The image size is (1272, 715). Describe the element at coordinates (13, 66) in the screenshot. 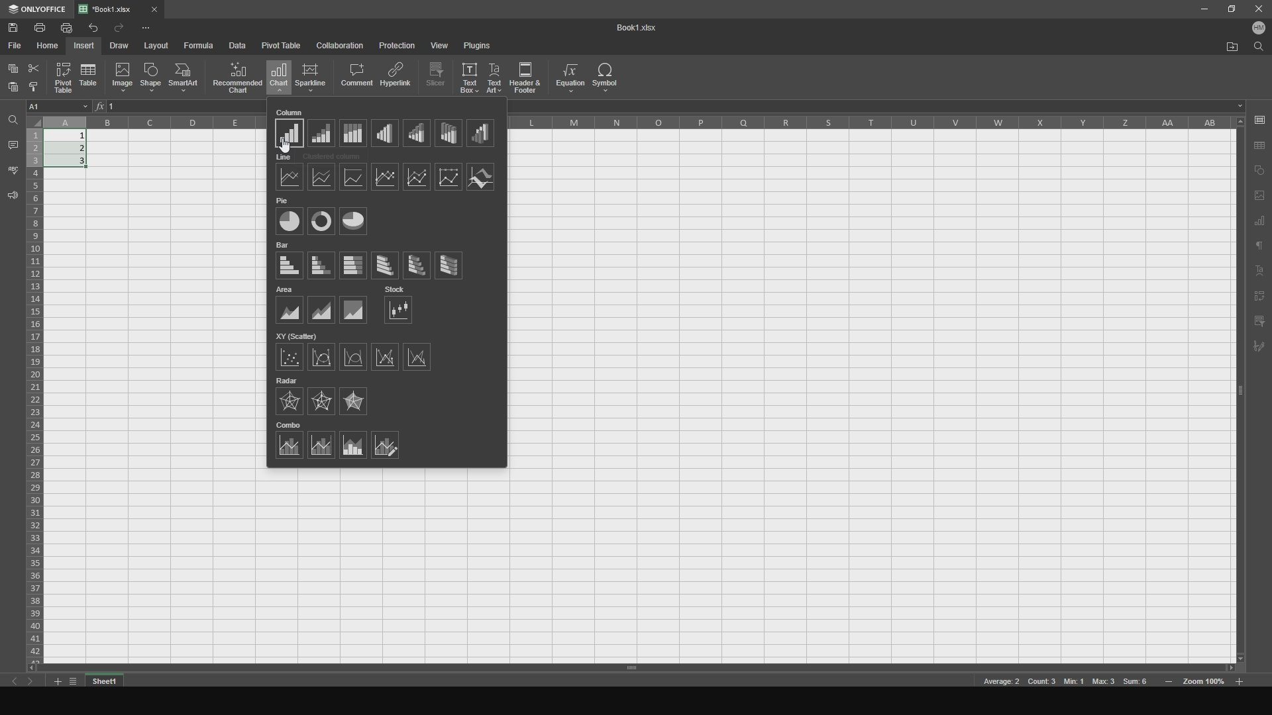

I see `copy` at that location.